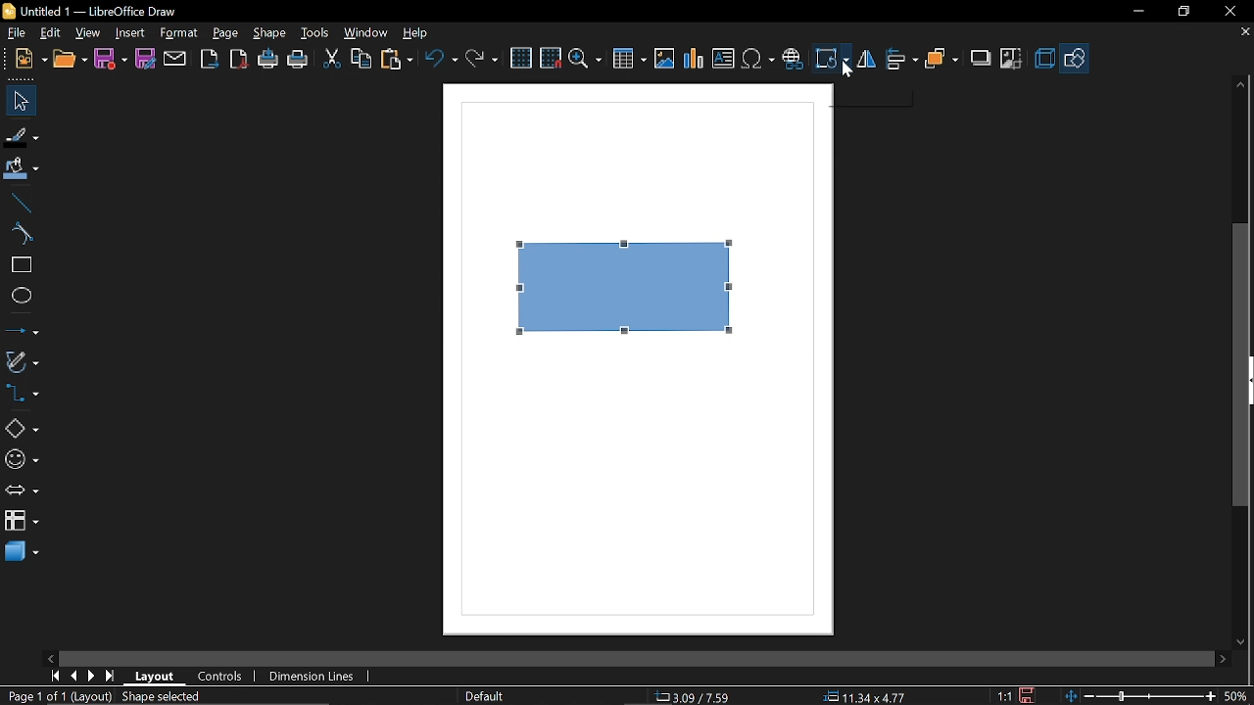 This screenshot has height=705, width=1254. Describe the element at coordinates (858, 697) in the screenshot. I see `0.00x0.00` at that location.